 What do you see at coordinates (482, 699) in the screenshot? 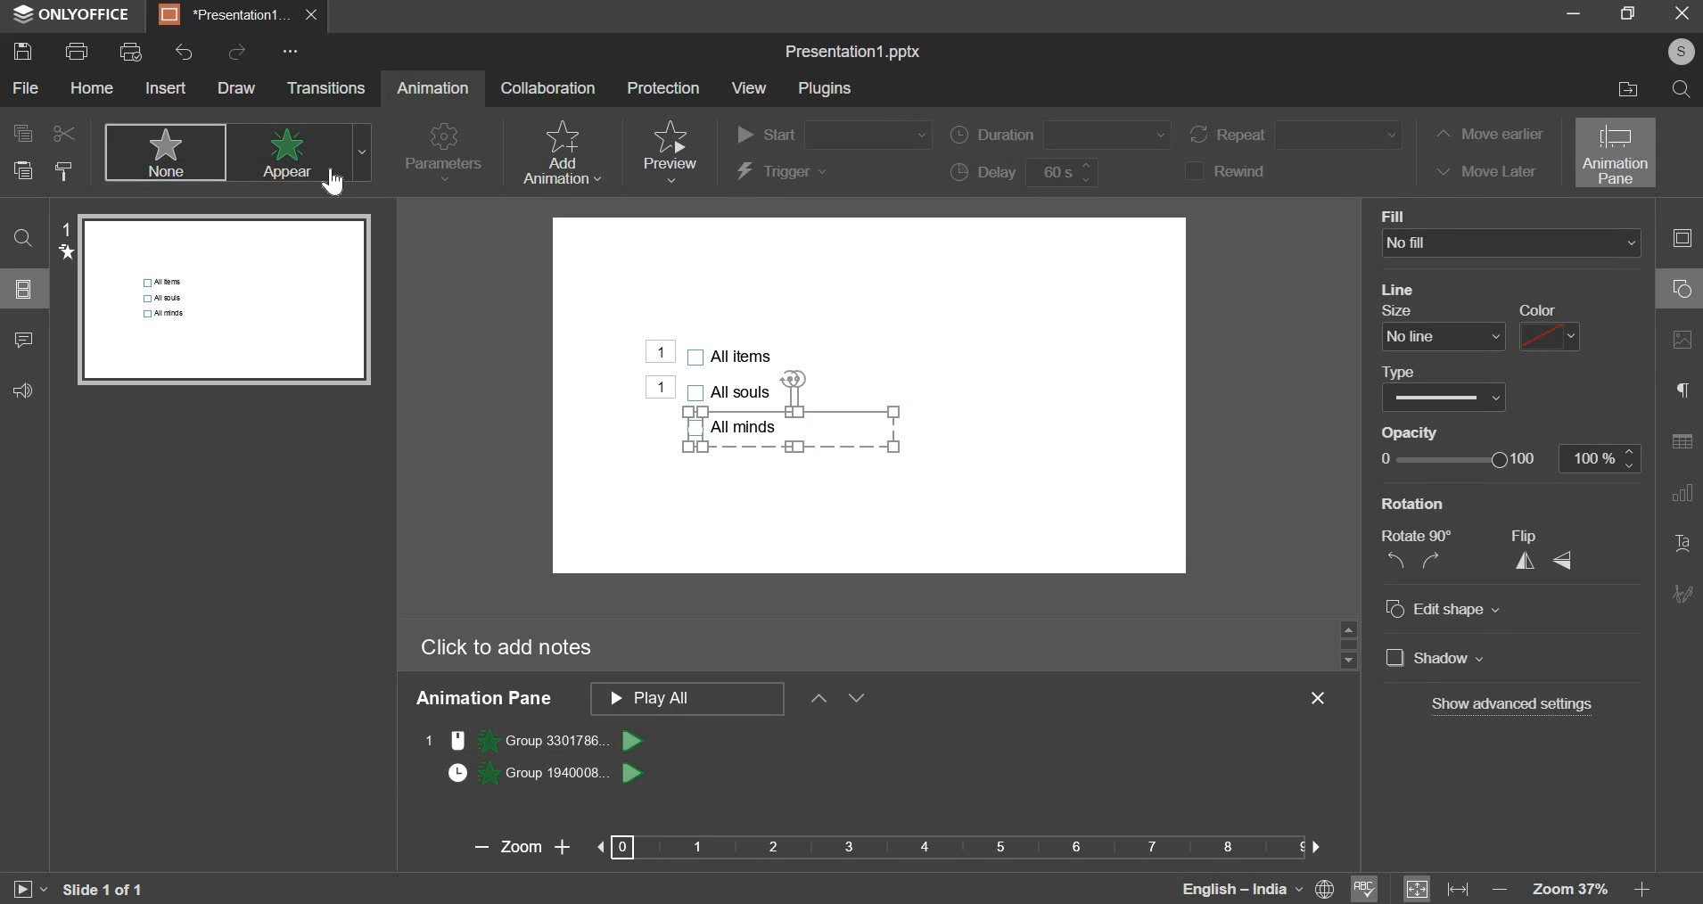
I see `animation pane` at bounding box center [482, 699].